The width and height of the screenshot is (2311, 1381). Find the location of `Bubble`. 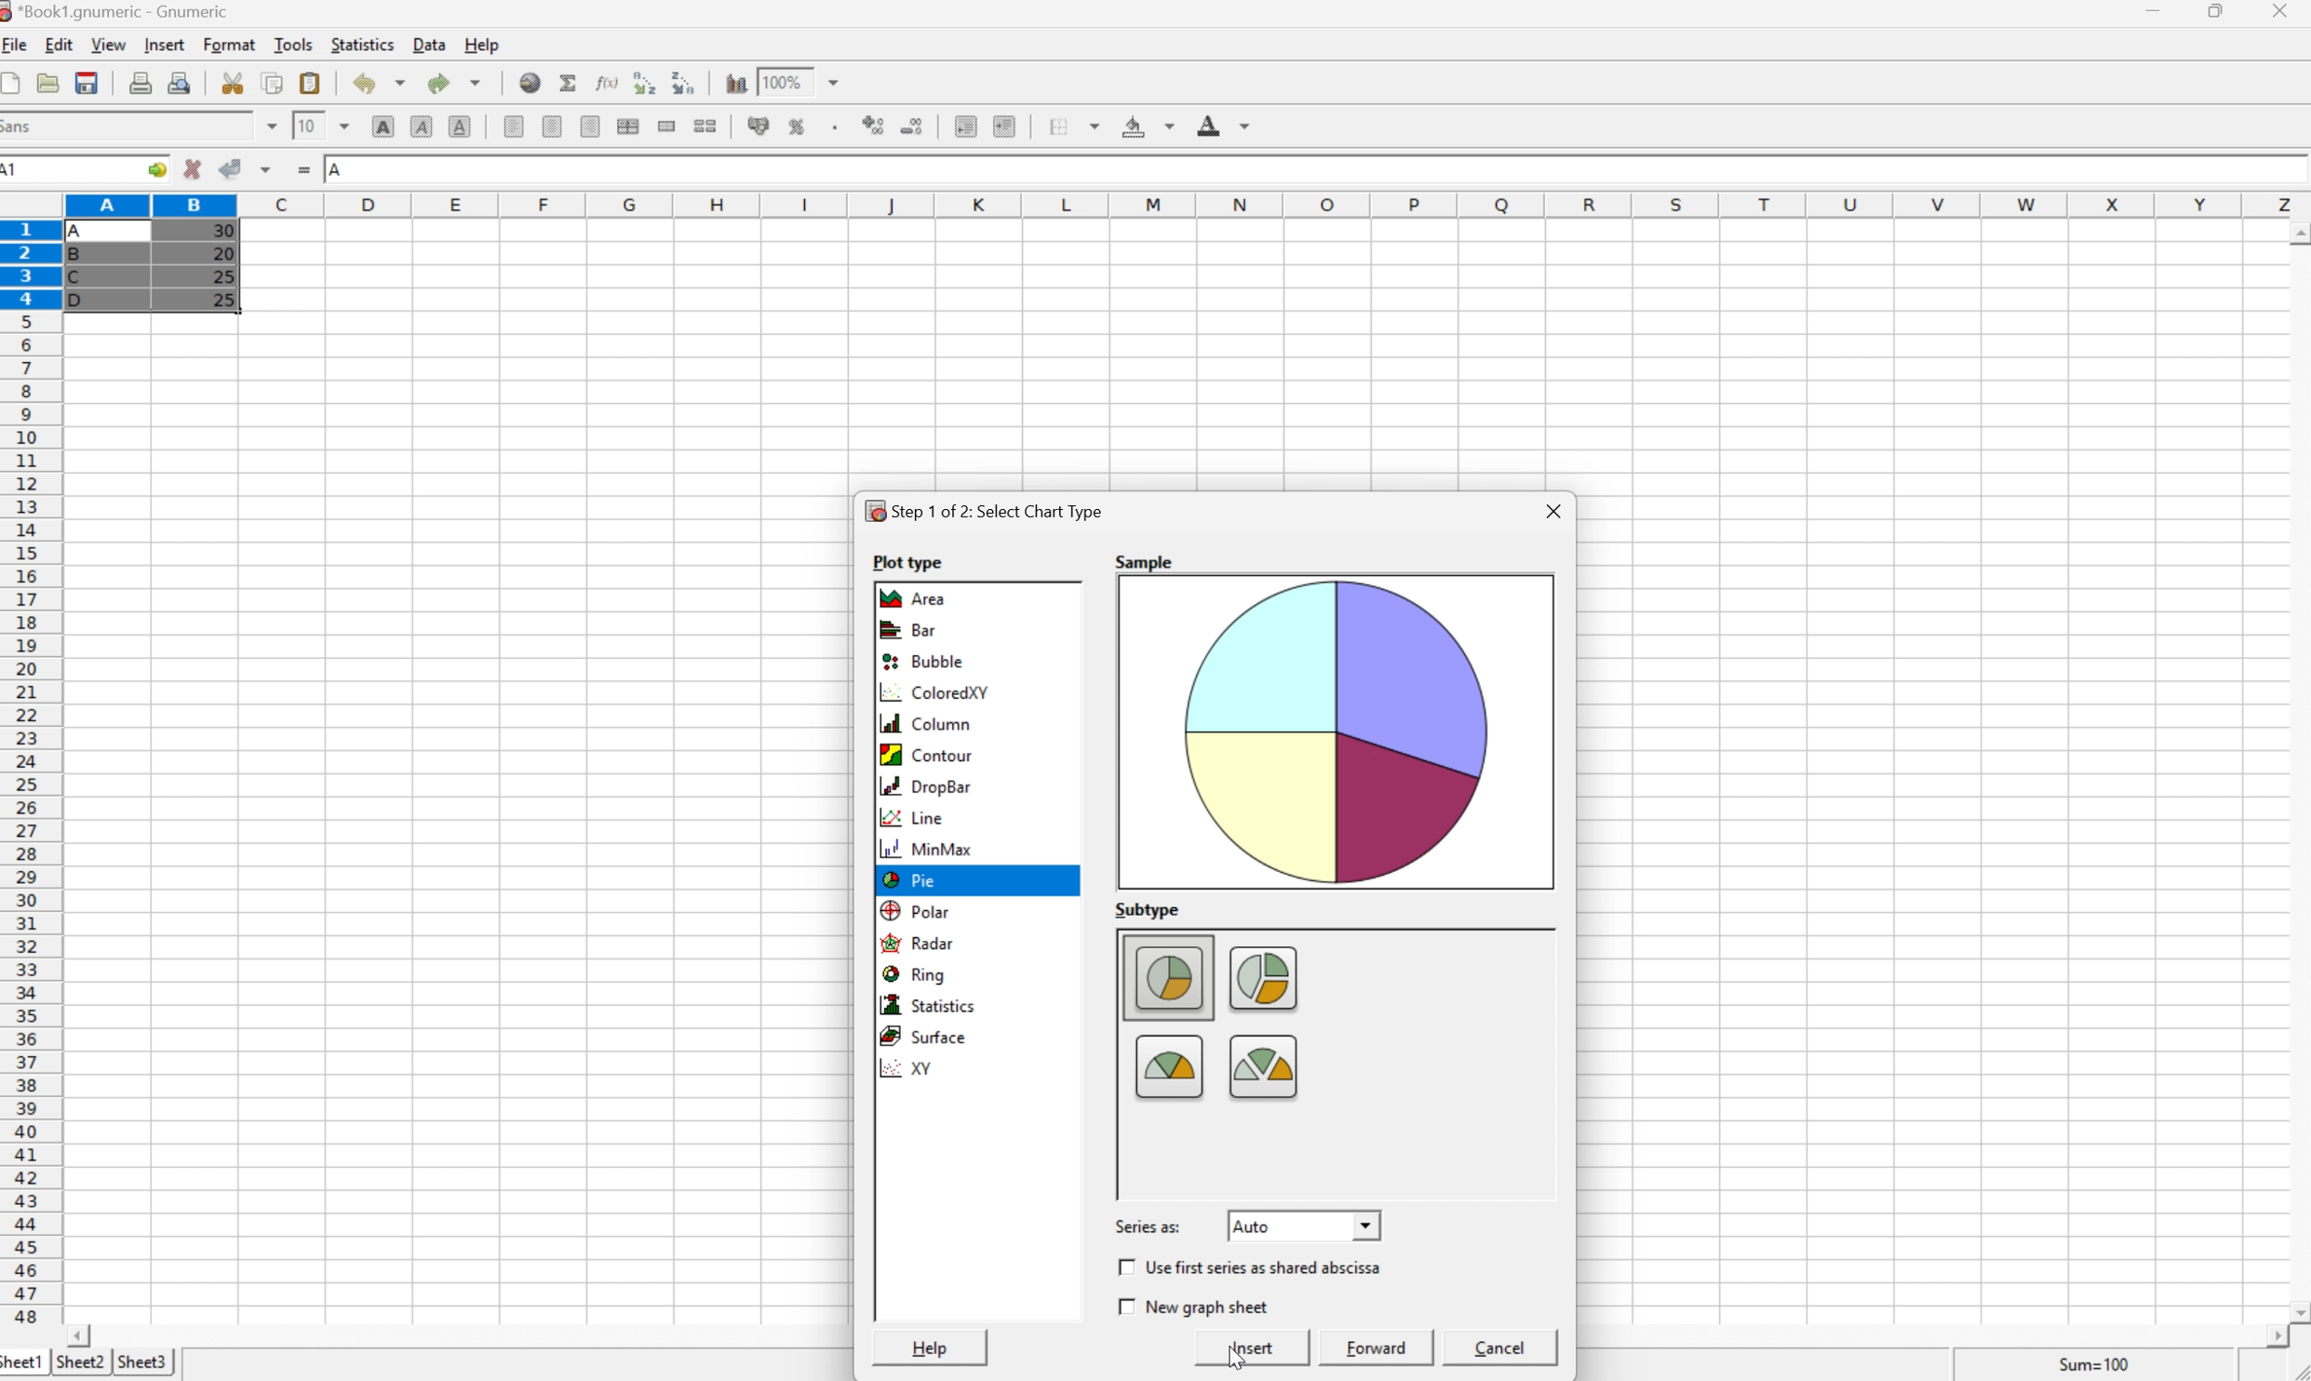

Bubble is located at coordinates (923, 662).